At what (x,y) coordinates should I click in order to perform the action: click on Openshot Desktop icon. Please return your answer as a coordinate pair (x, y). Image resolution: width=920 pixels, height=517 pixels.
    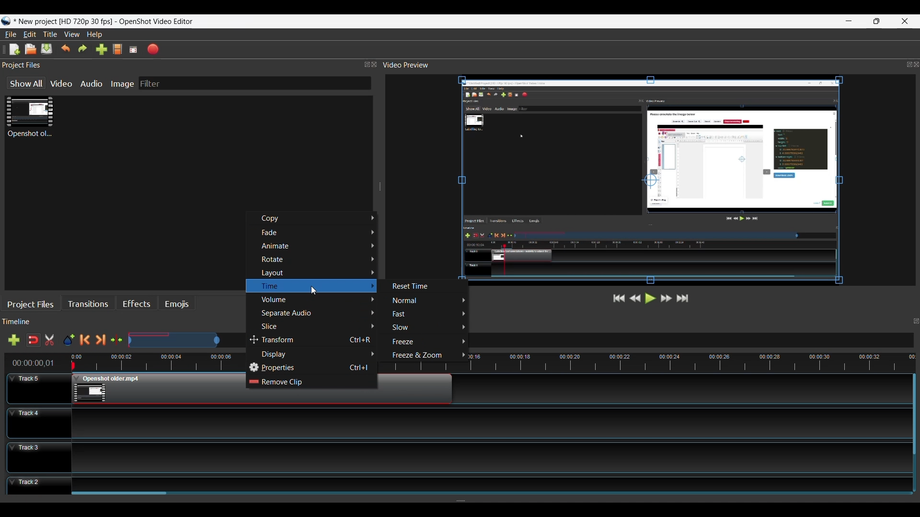
    Looking at the image, I should click on (6, 22).